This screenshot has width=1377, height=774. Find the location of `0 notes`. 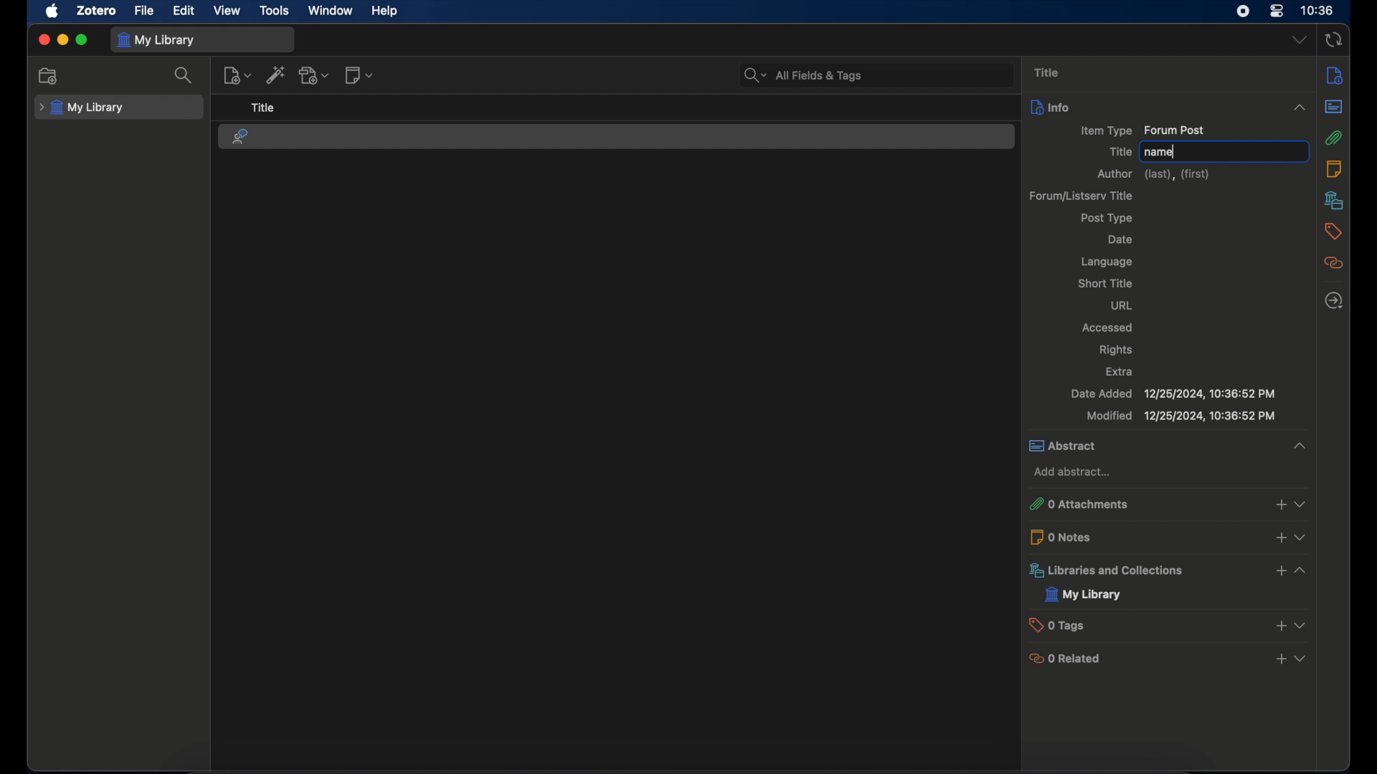

0 notes is located at coordinates (1168, 536).